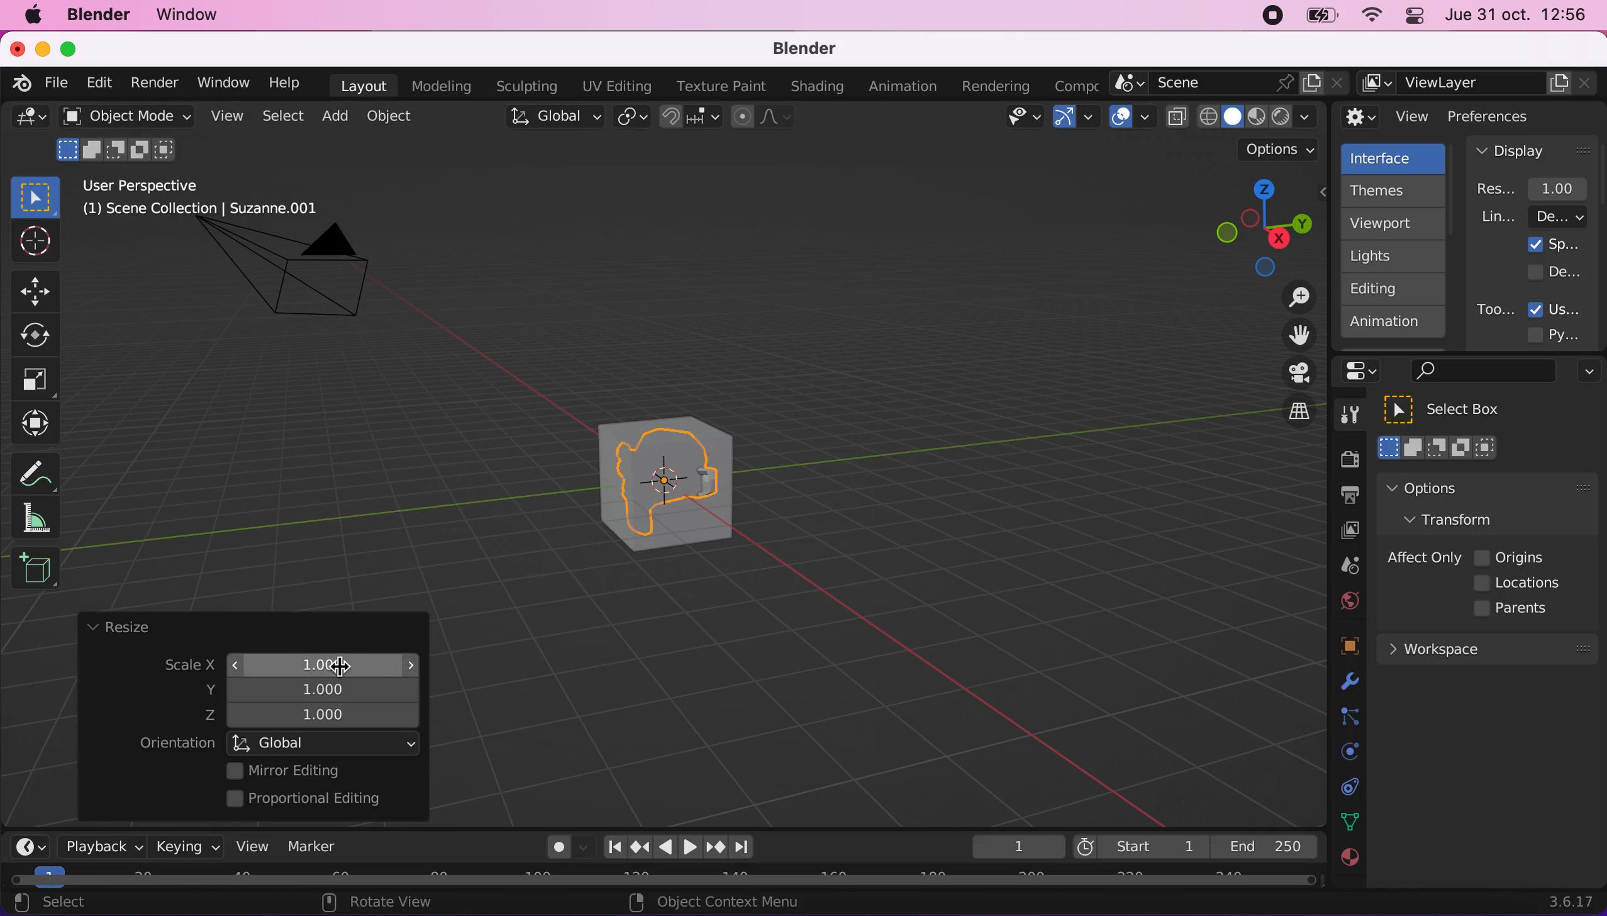 The width and height of the screenshot is (1607, 916). Describe the element at coordinates (906, 87) in the screenshot. I see `animation` at that location.